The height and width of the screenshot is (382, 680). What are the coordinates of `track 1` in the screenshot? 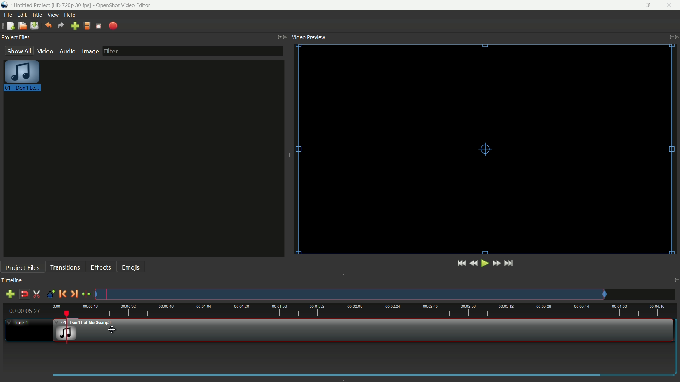 It's located at (18, 323).